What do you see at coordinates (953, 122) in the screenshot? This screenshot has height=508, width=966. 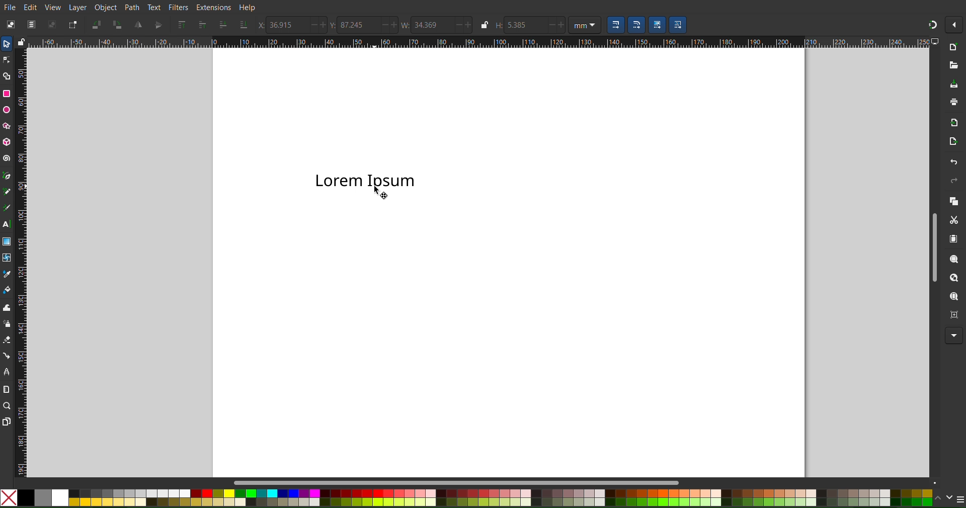 I see `Import BitMap` at bounding box center [953, 122].